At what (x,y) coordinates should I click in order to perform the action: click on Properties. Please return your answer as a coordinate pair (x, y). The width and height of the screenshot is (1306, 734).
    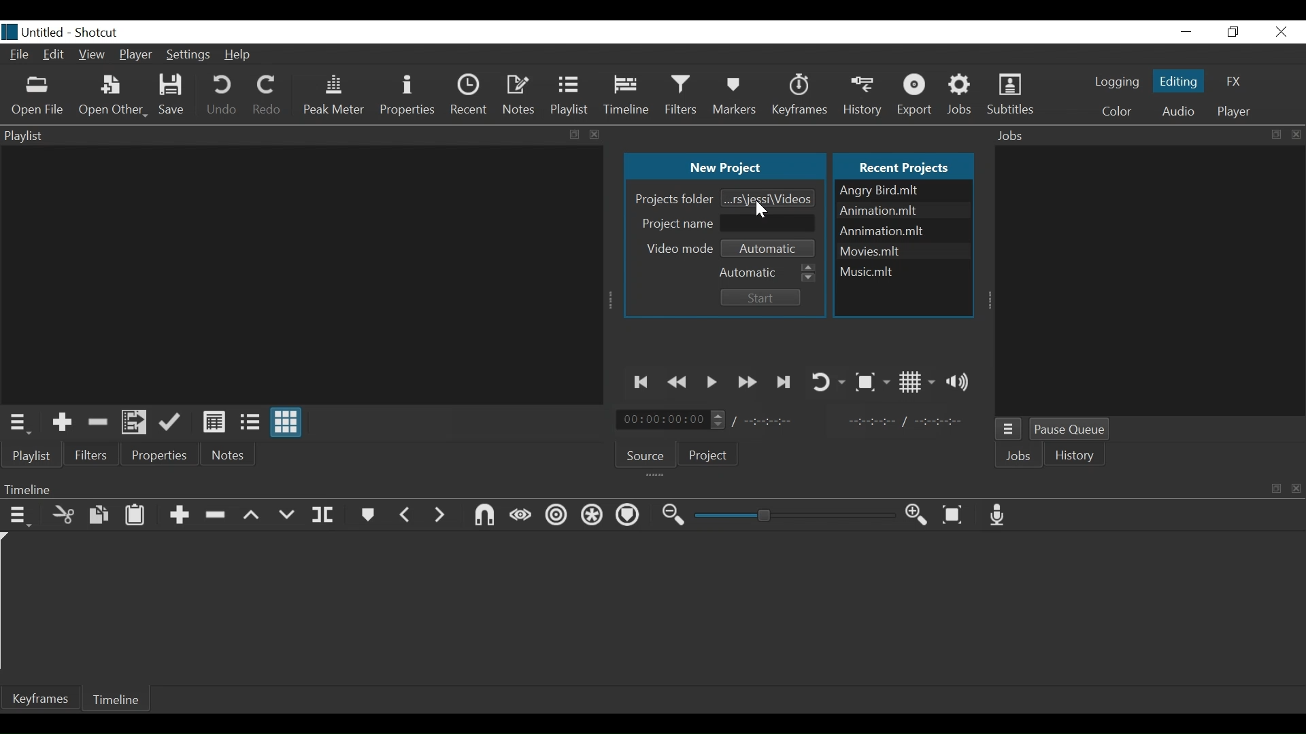
    Looking at the image, I should click on (407, 95).